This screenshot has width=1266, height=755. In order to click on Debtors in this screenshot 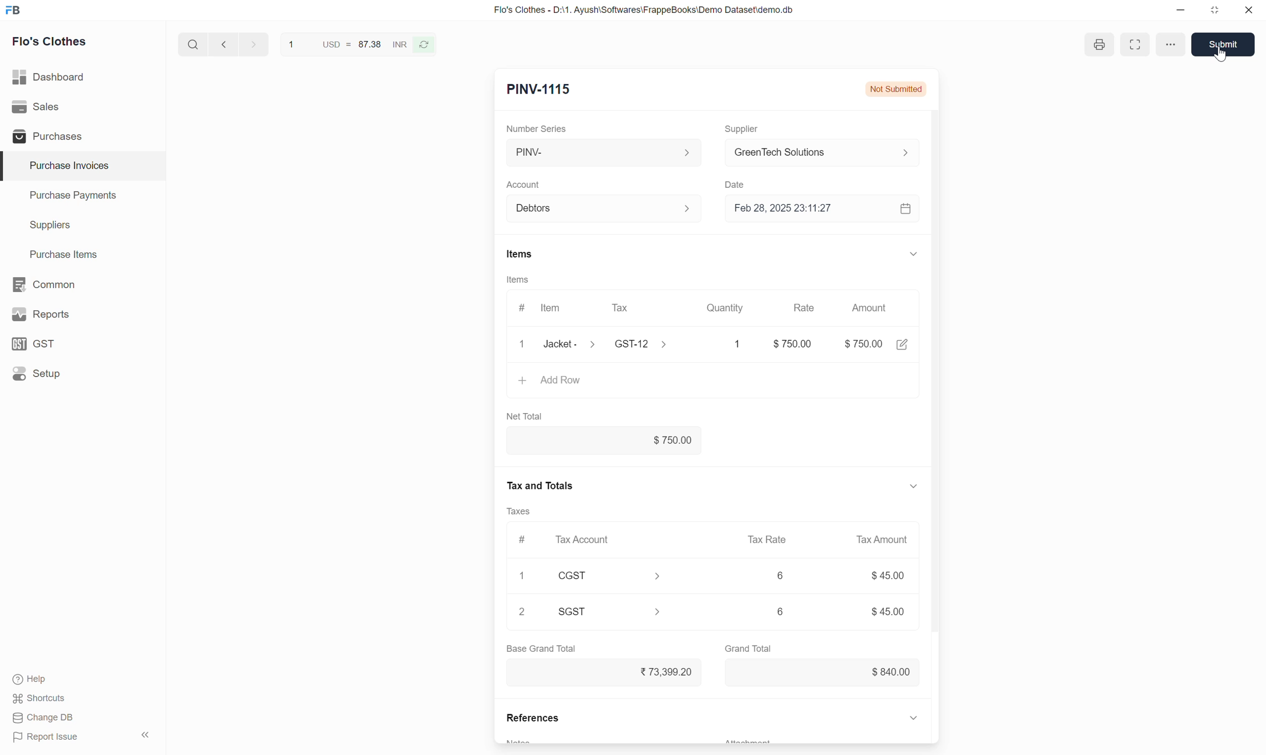, I will do `click(606, 209)`.